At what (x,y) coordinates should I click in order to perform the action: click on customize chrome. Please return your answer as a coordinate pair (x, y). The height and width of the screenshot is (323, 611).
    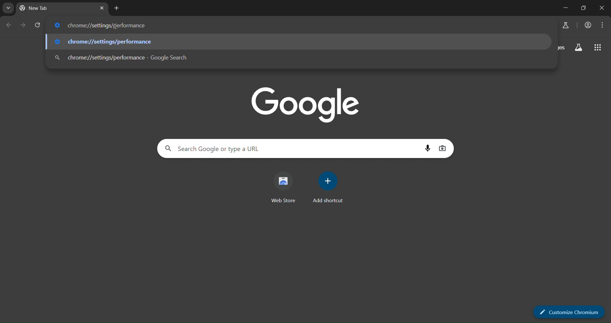
    Looking at the image, I should click on (568, 310).